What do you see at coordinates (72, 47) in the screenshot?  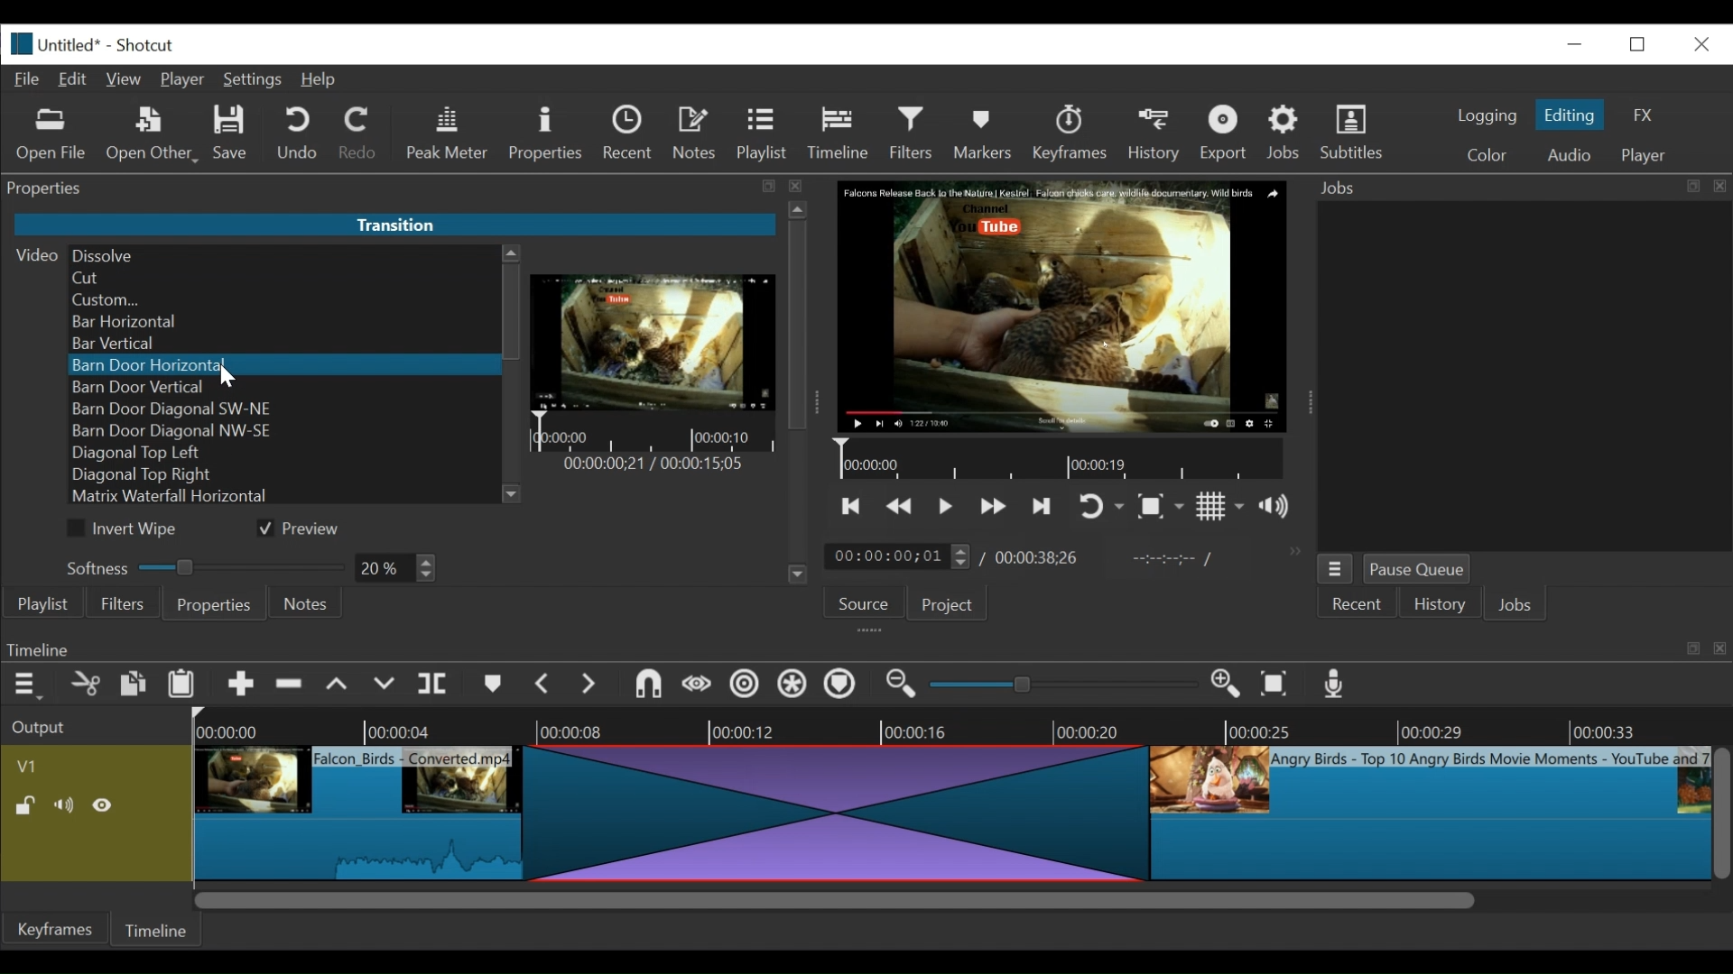 I see `File name` at bounding box center [72, 47].